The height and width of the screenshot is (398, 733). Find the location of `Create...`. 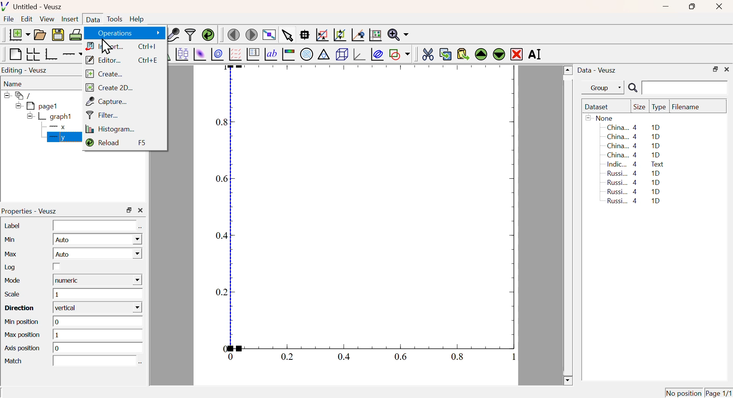

Create... is located at coordinates (104, 74).